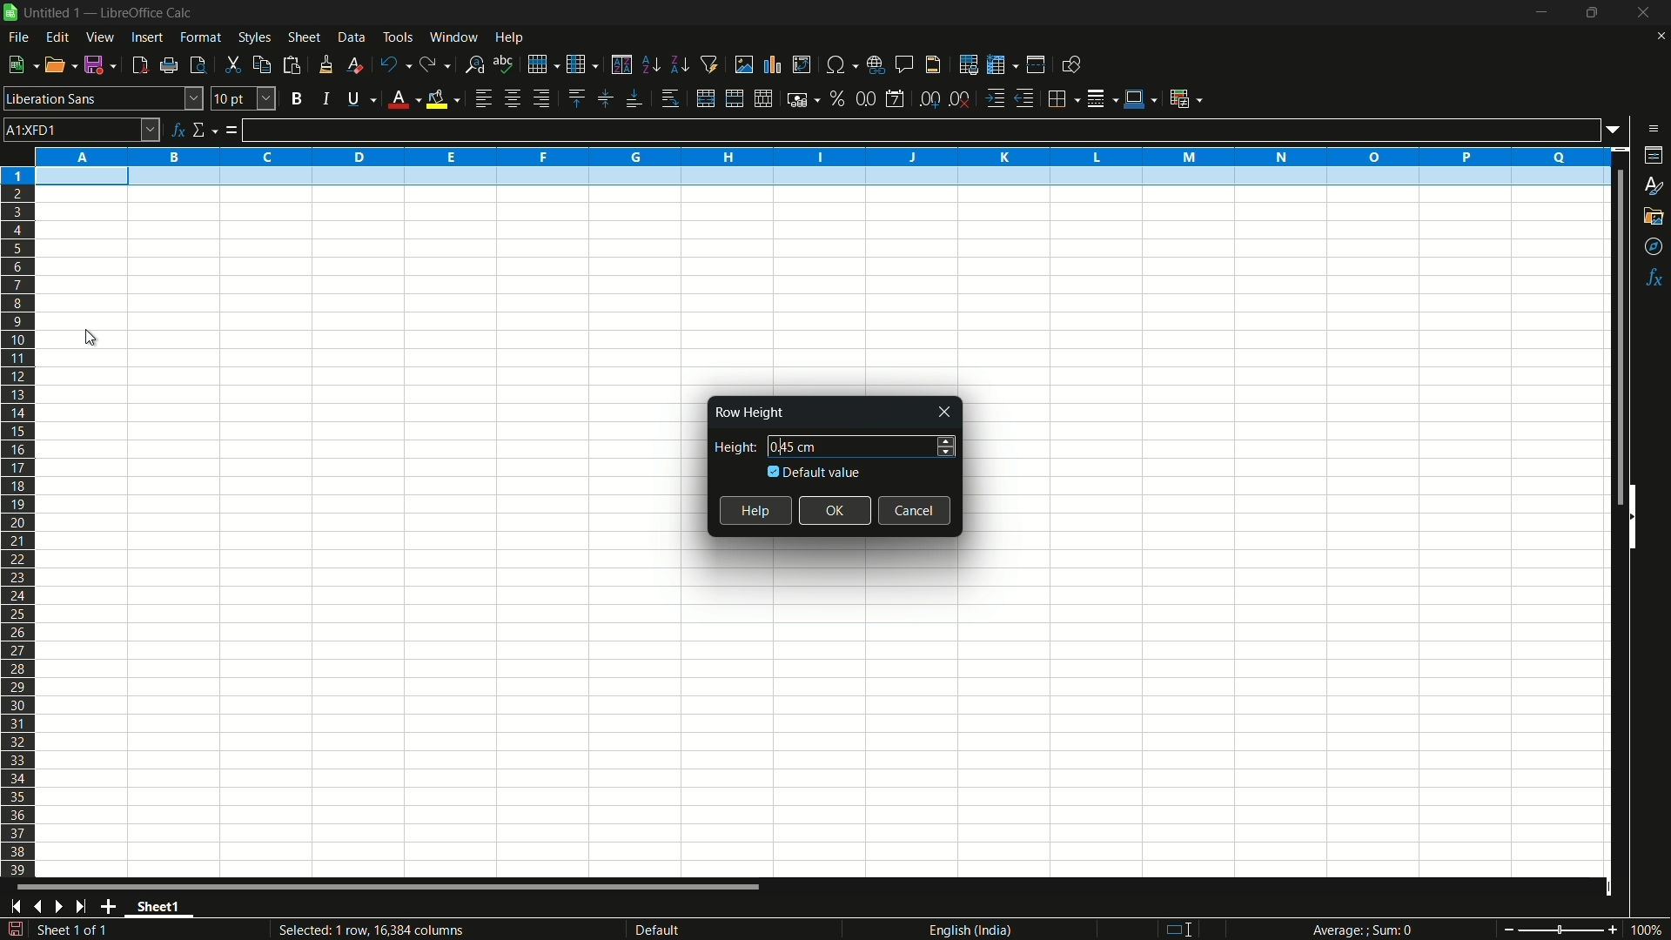  I want to click on merge and center, so click(732, 98).